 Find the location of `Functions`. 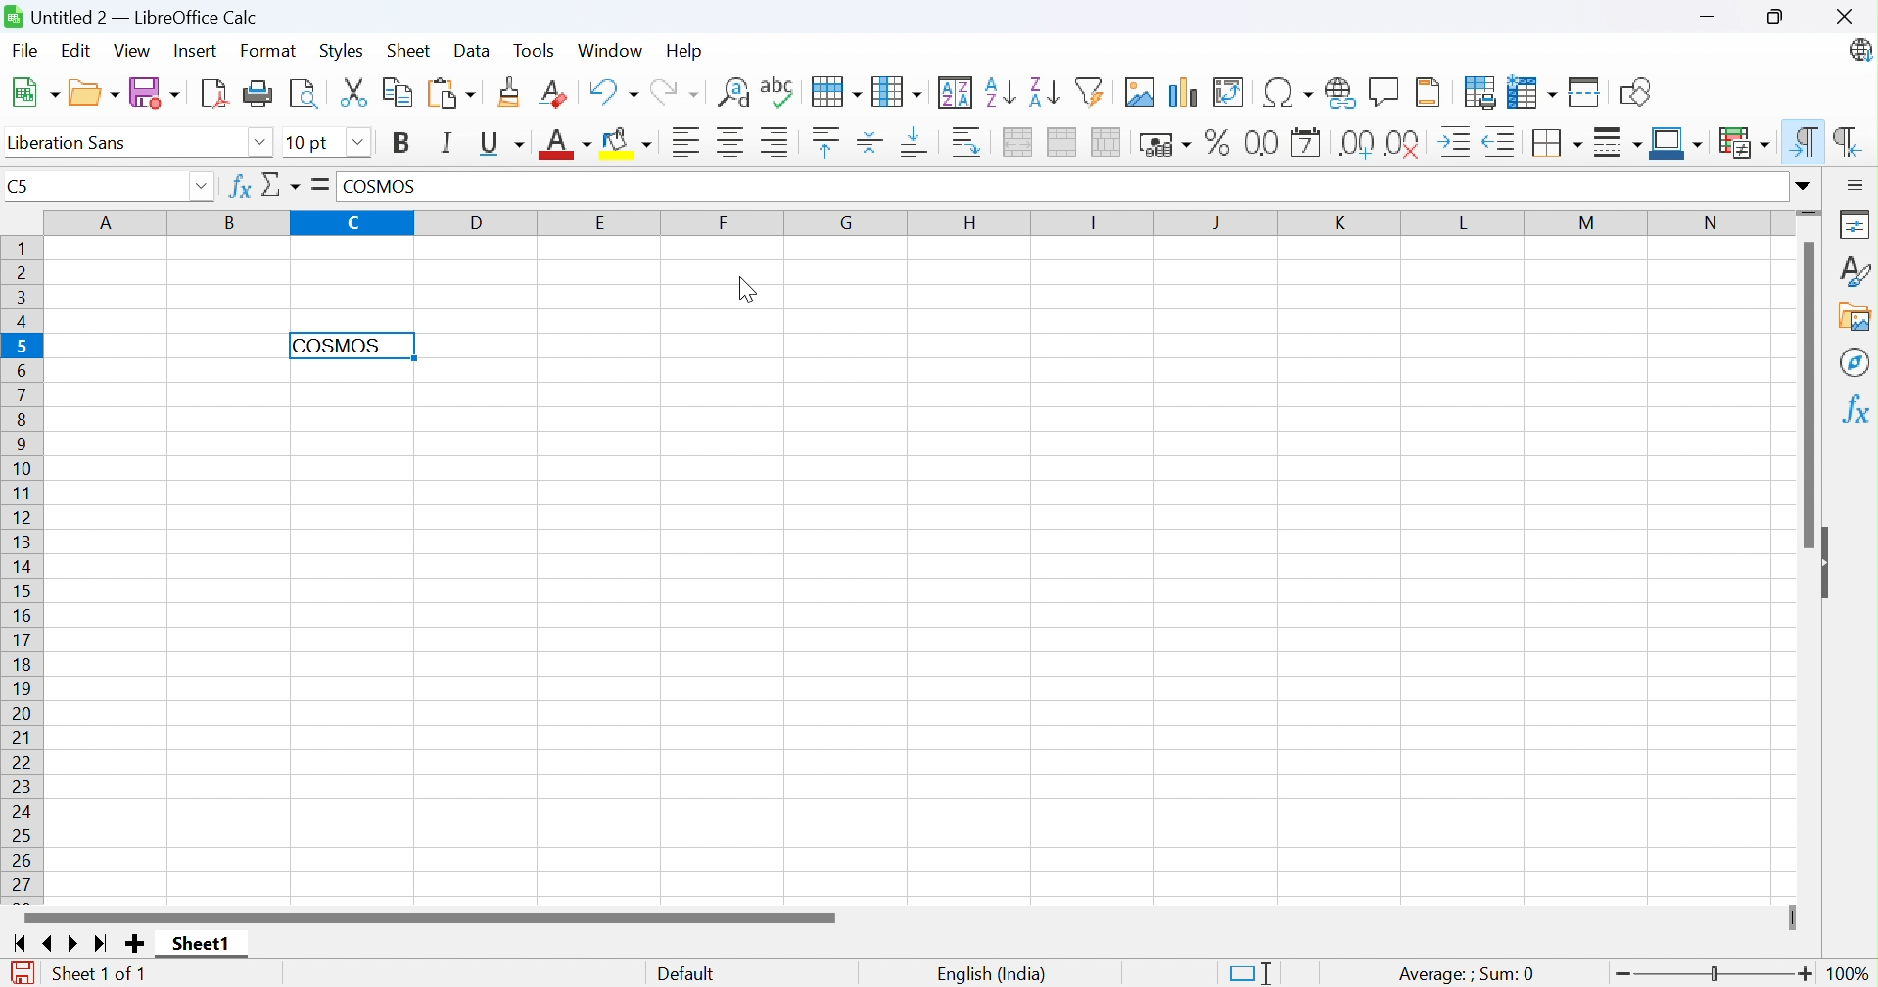

Functions is located at coordinates (1856, 406).